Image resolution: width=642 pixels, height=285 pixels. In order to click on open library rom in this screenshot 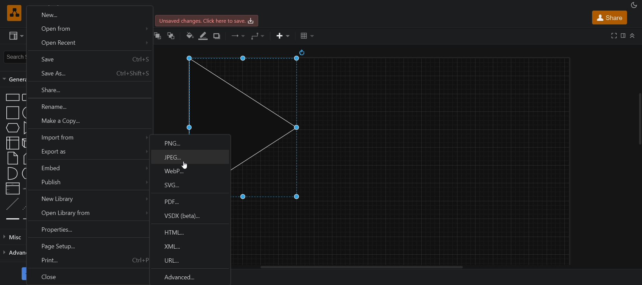, I will do `click(87, 214)`.